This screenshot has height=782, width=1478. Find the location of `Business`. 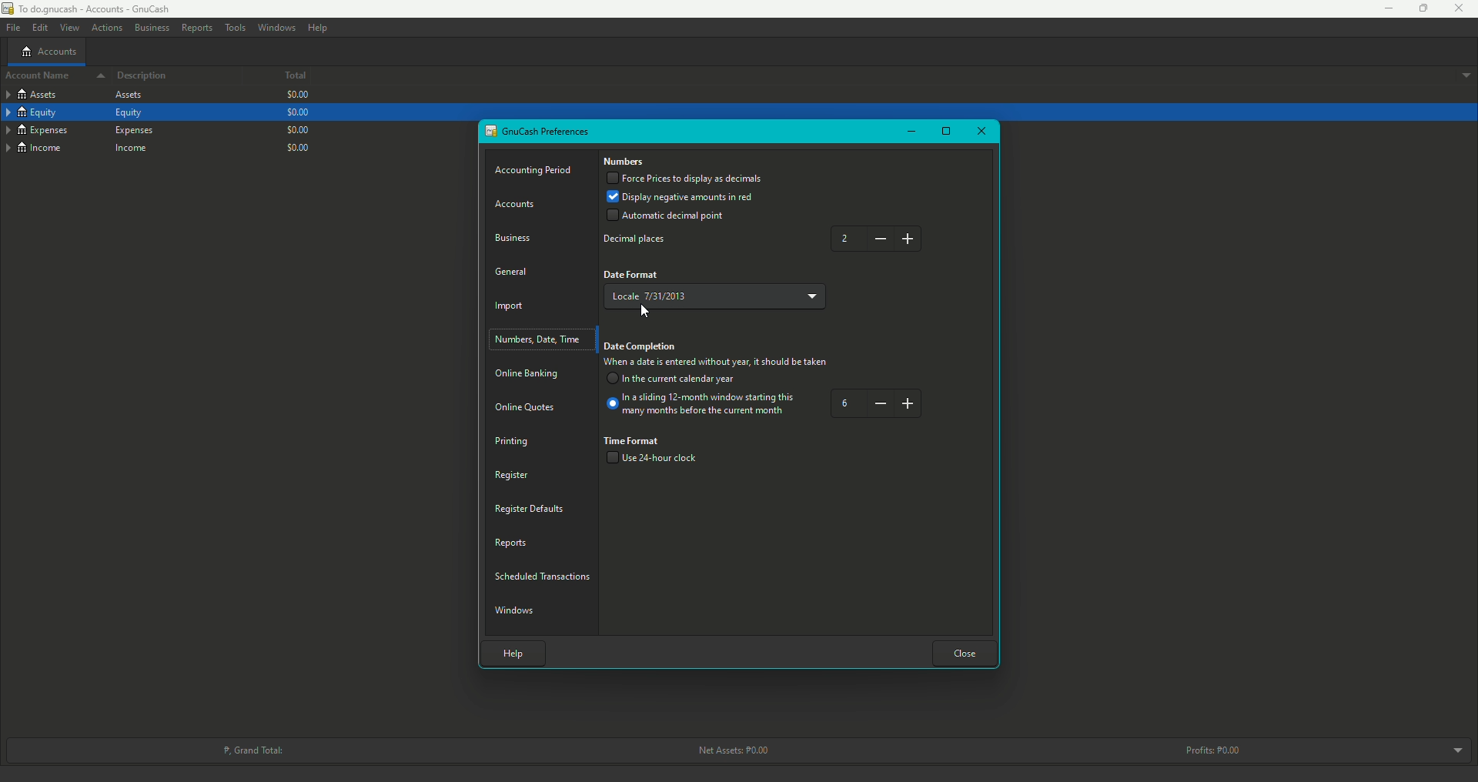

Business is located at coordinates (151, 26).